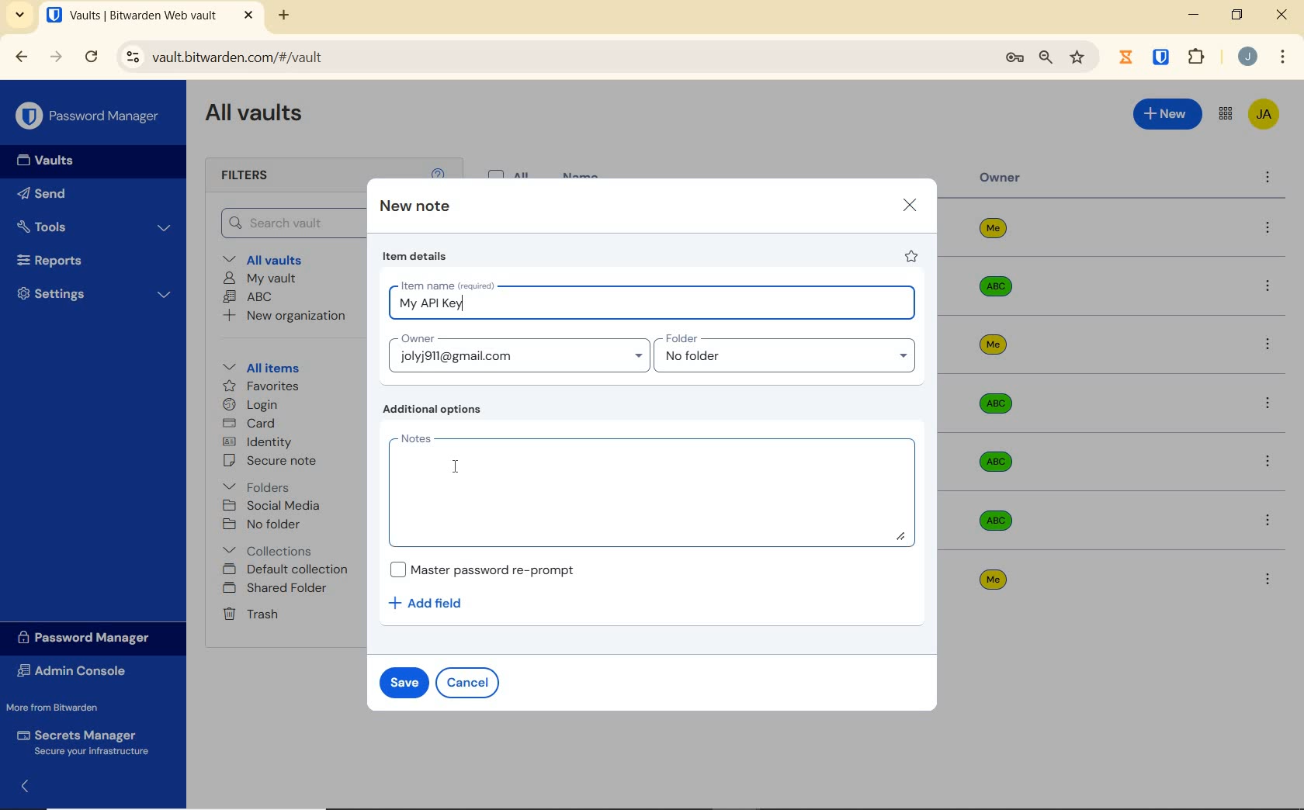 Image resolution: width=1304 pixels, height=810 pixels. What do you see at coordinates (910, 204) in the screenshot?
I see `close` at bounding box center [910, 204].